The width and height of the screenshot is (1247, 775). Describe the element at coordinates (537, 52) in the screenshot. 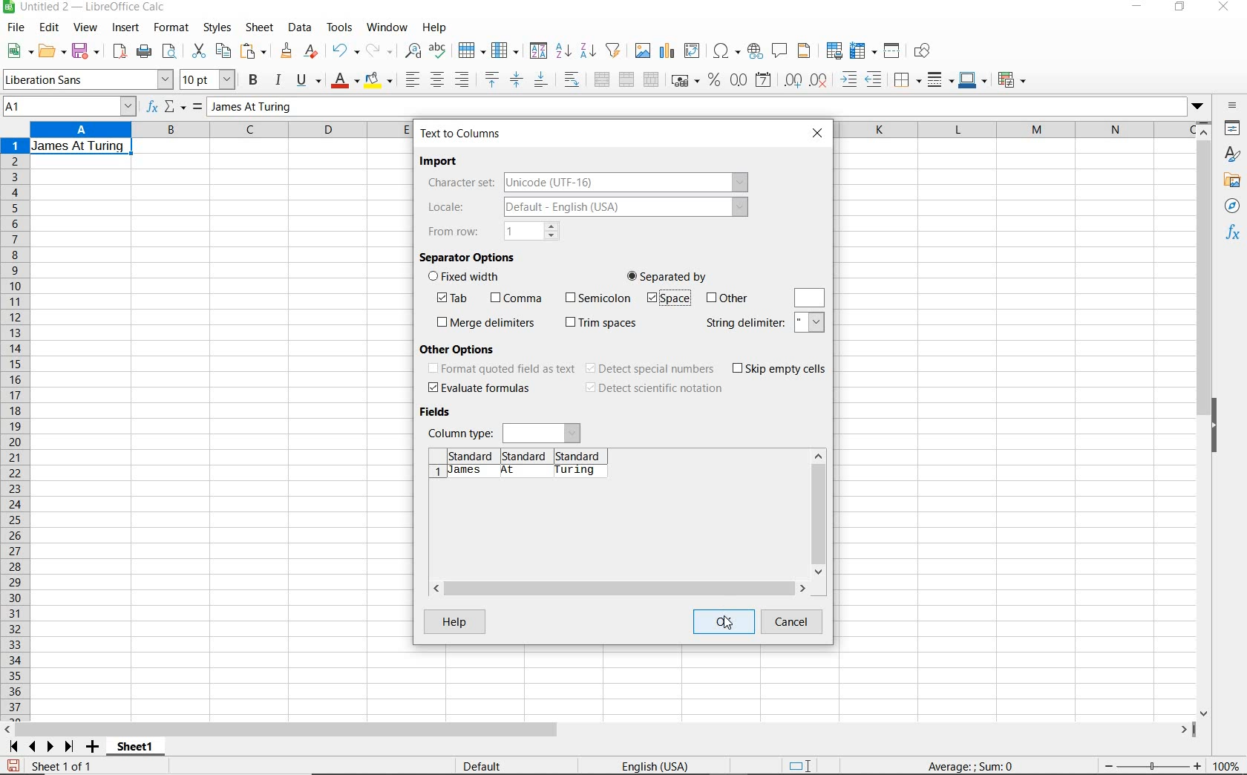

I see `sort` at that location.